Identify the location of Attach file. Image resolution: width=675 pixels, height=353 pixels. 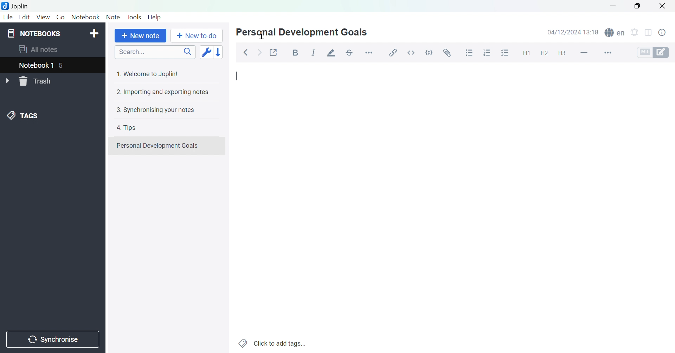
(446, 53).